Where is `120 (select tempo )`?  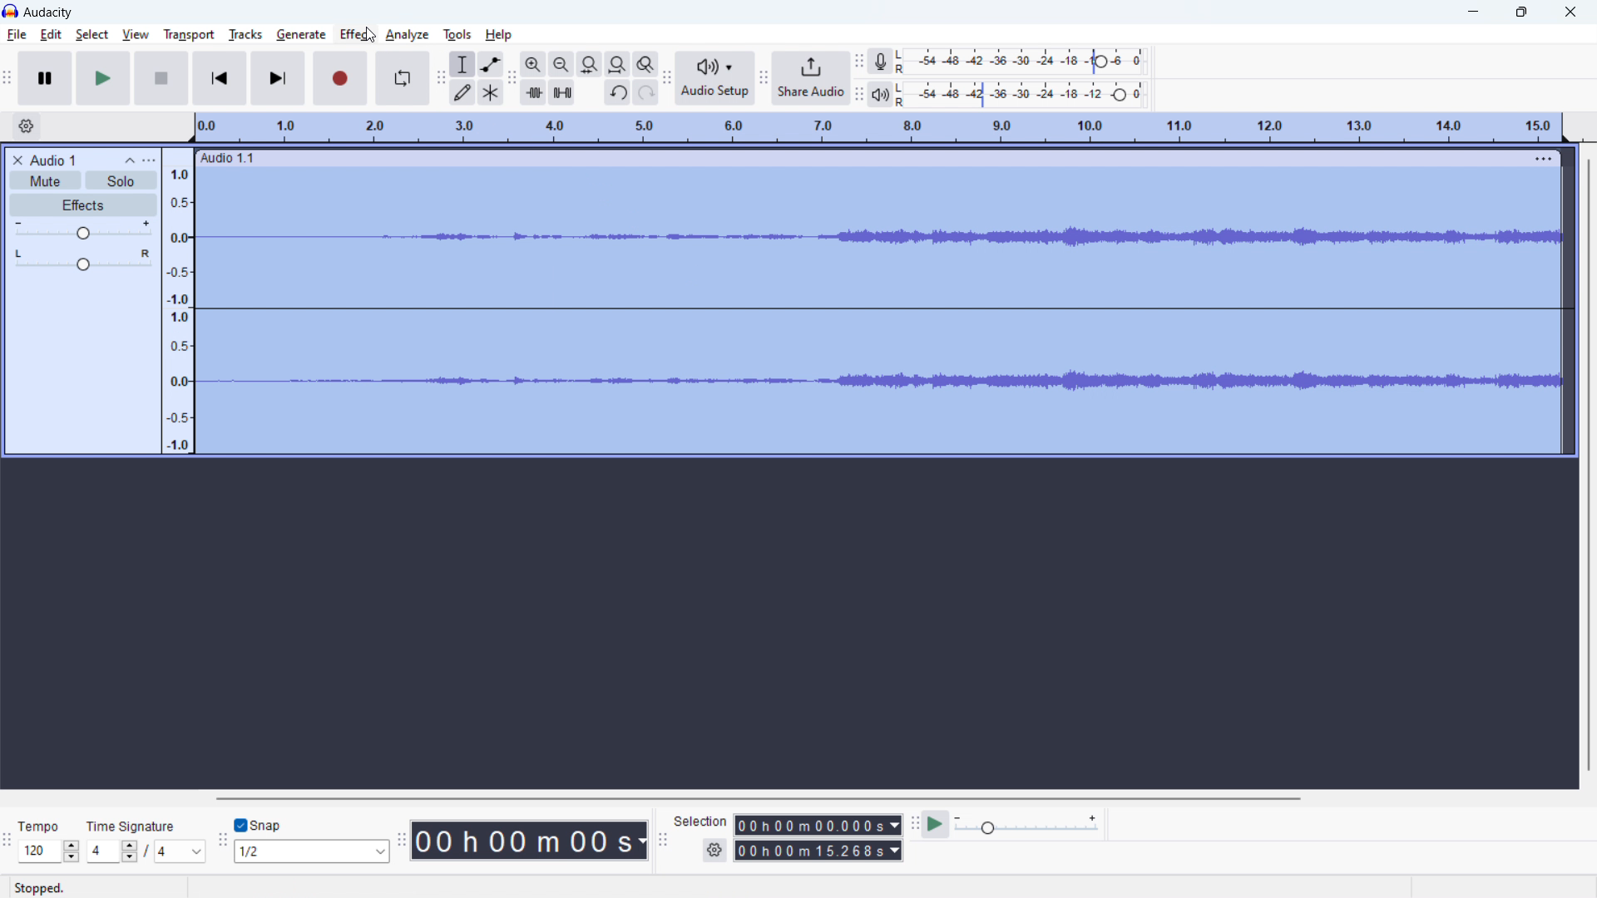 120 (select tempo ) is located at coordinates (48, 851).